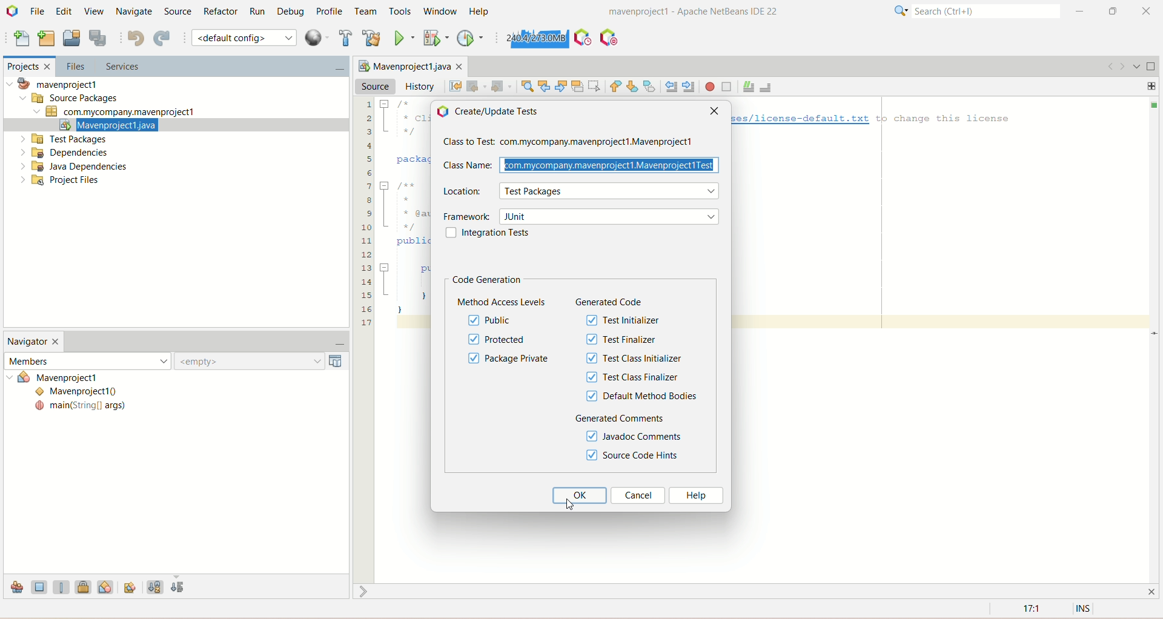 The image size is (1163, 619). Describe the element at coordinates (475, 87) in the screenshot. I see `back` at that location.